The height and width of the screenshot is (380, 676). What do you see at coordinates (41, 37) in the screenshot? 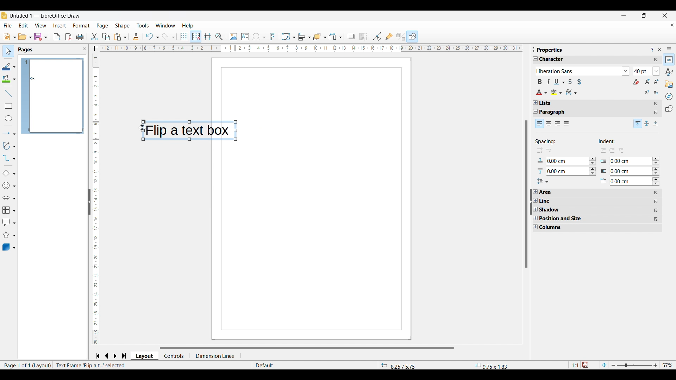
I see `Save options` at bounding box center [41, 37].